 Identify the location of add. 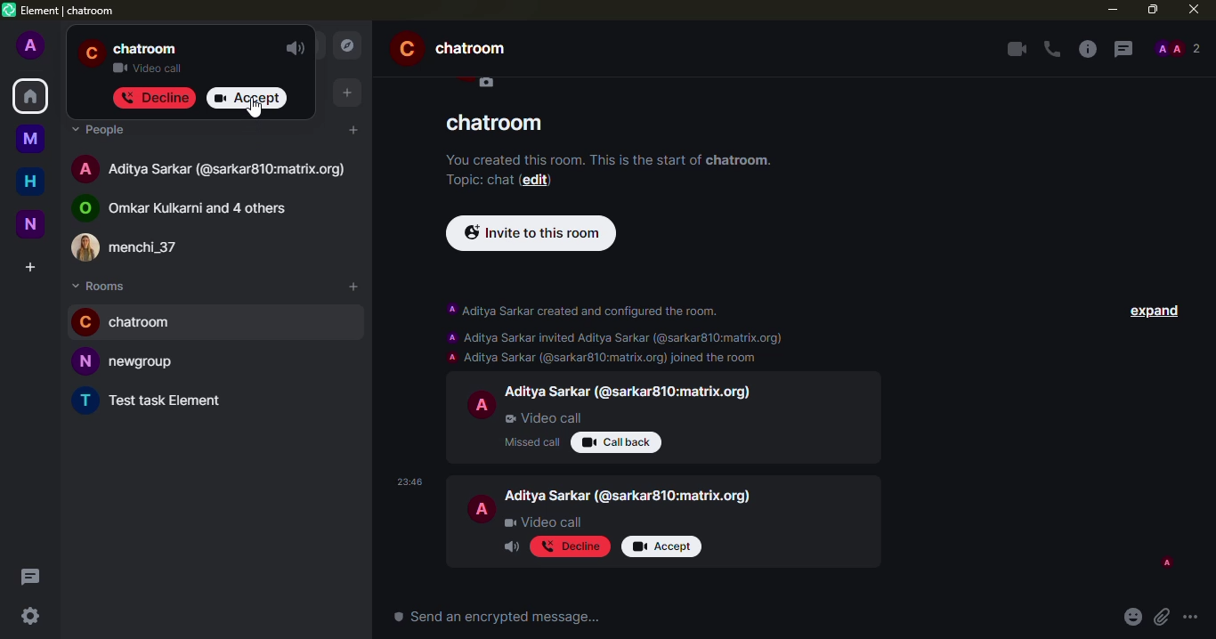
(354, 128).